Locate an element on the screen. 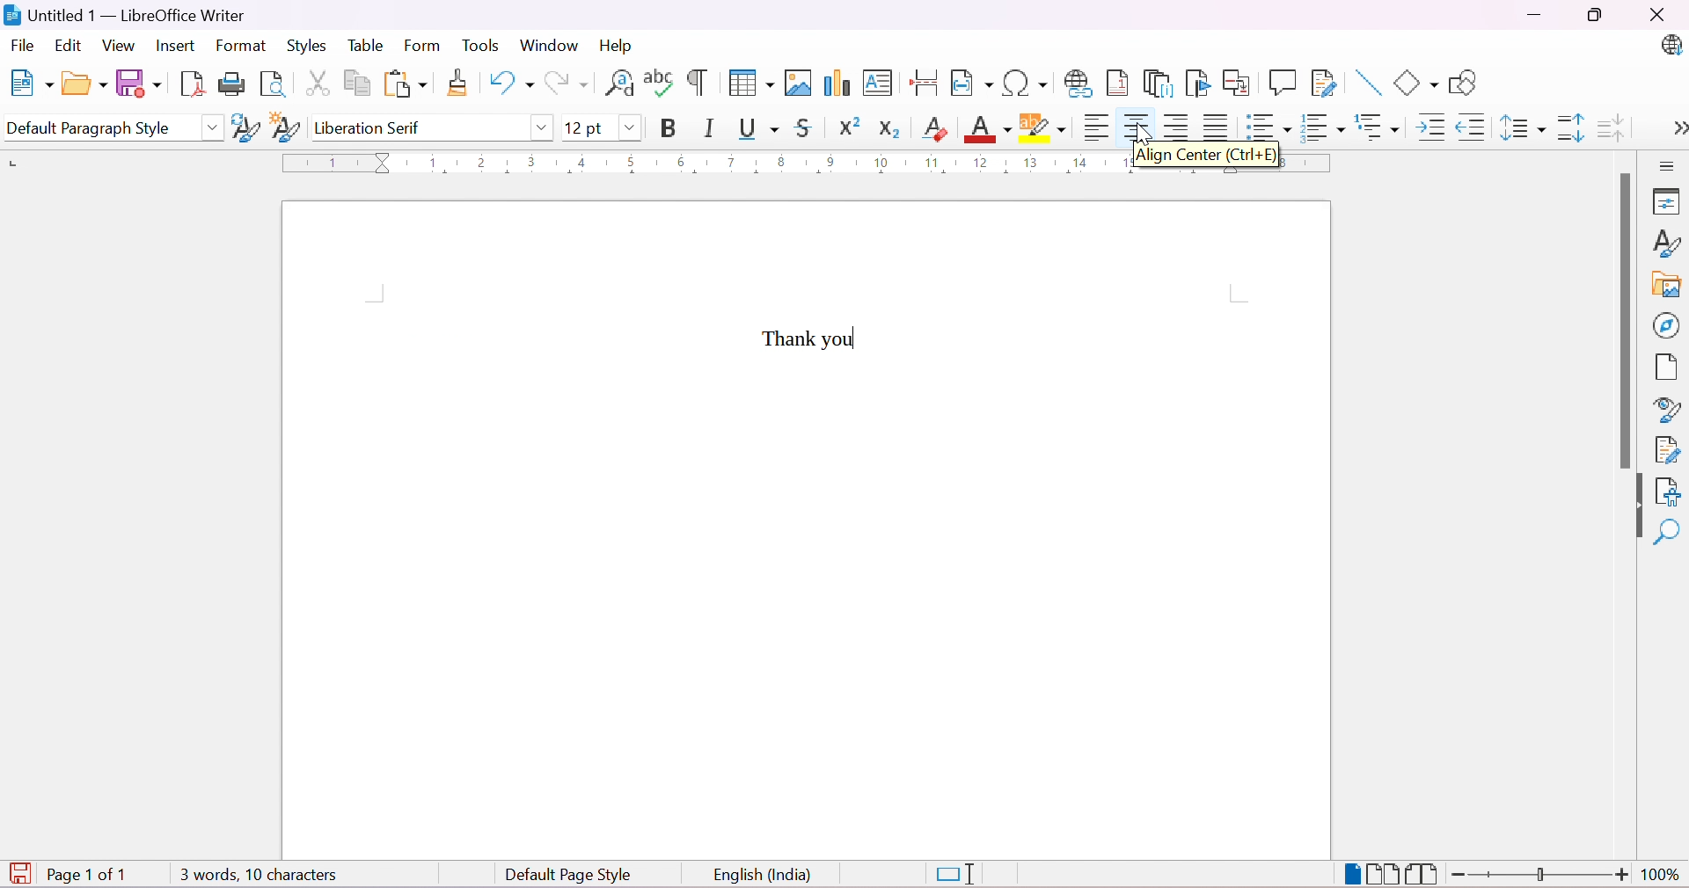 The height and width of the screenshot is (888, 1689). 3 words, 10 characters is located at coordinates (258, 874).